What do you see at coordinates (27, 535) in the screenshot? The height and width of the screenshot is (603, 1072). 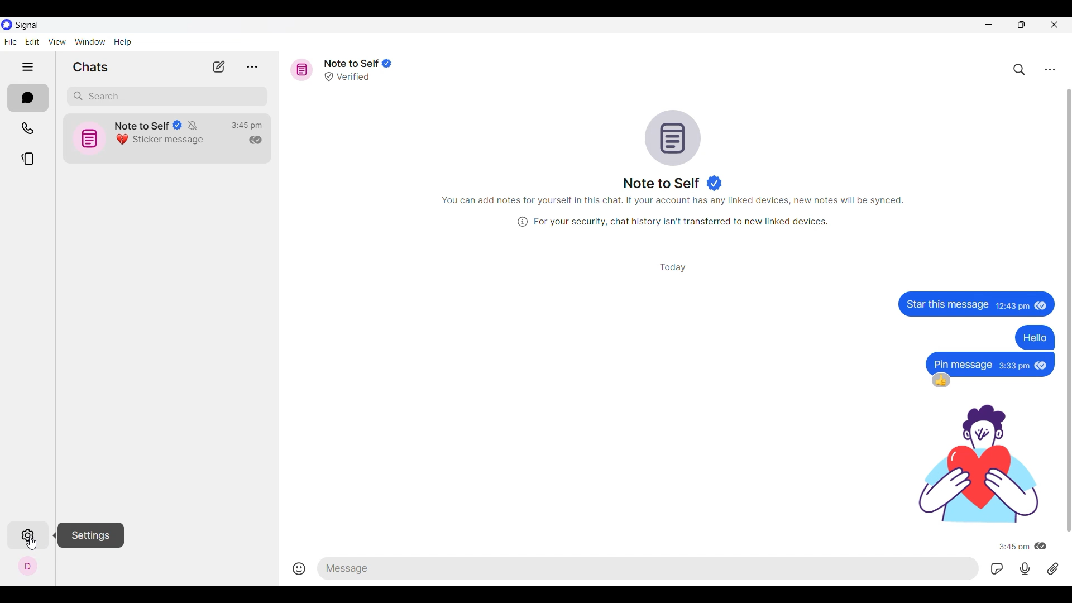 I see `Settings ` at bounding box center [27, 535].